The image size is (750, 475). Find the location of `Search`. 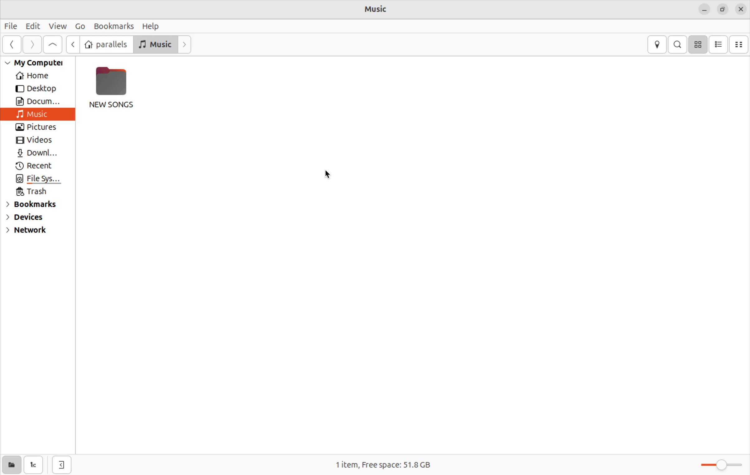

Search is located at coordinates (678, 44).